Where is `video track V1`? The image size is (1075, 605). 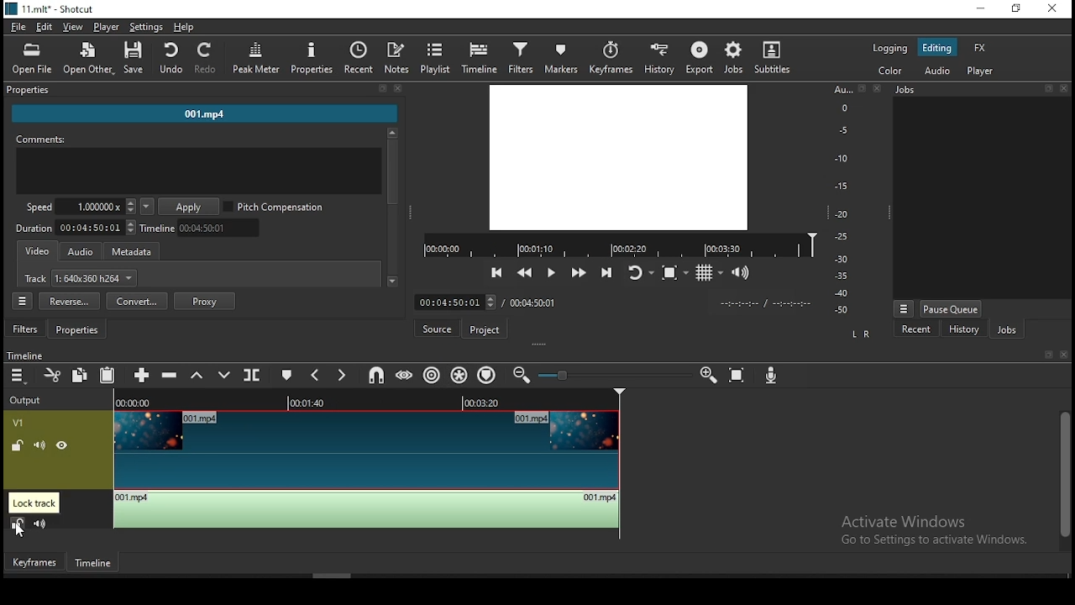
video track V1 is located at coordinates (370, 450).